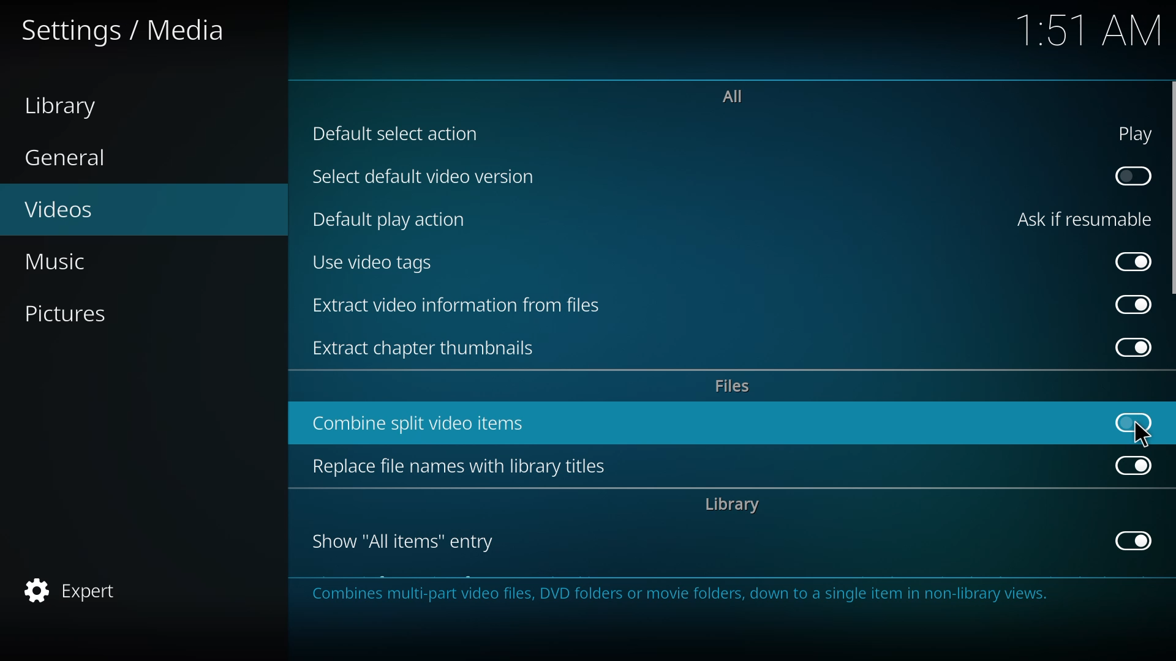 The image size is (1176, 661). I want to click on enabled, so click(1133, 463).